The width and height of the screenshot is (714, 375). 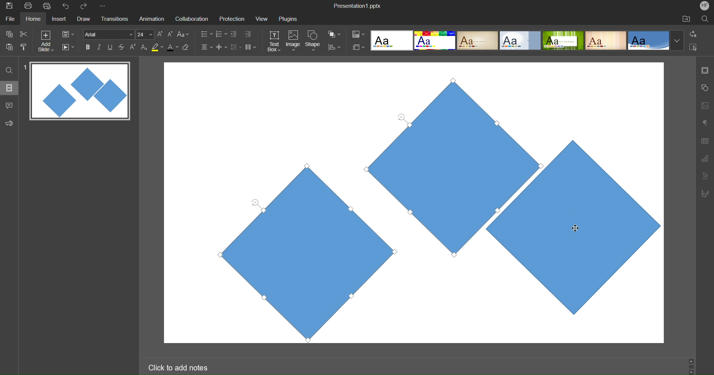 What do you see at coordinates (48, 6) in the screenshot?
I see `Quick Print` at bounding box center [48, 6].